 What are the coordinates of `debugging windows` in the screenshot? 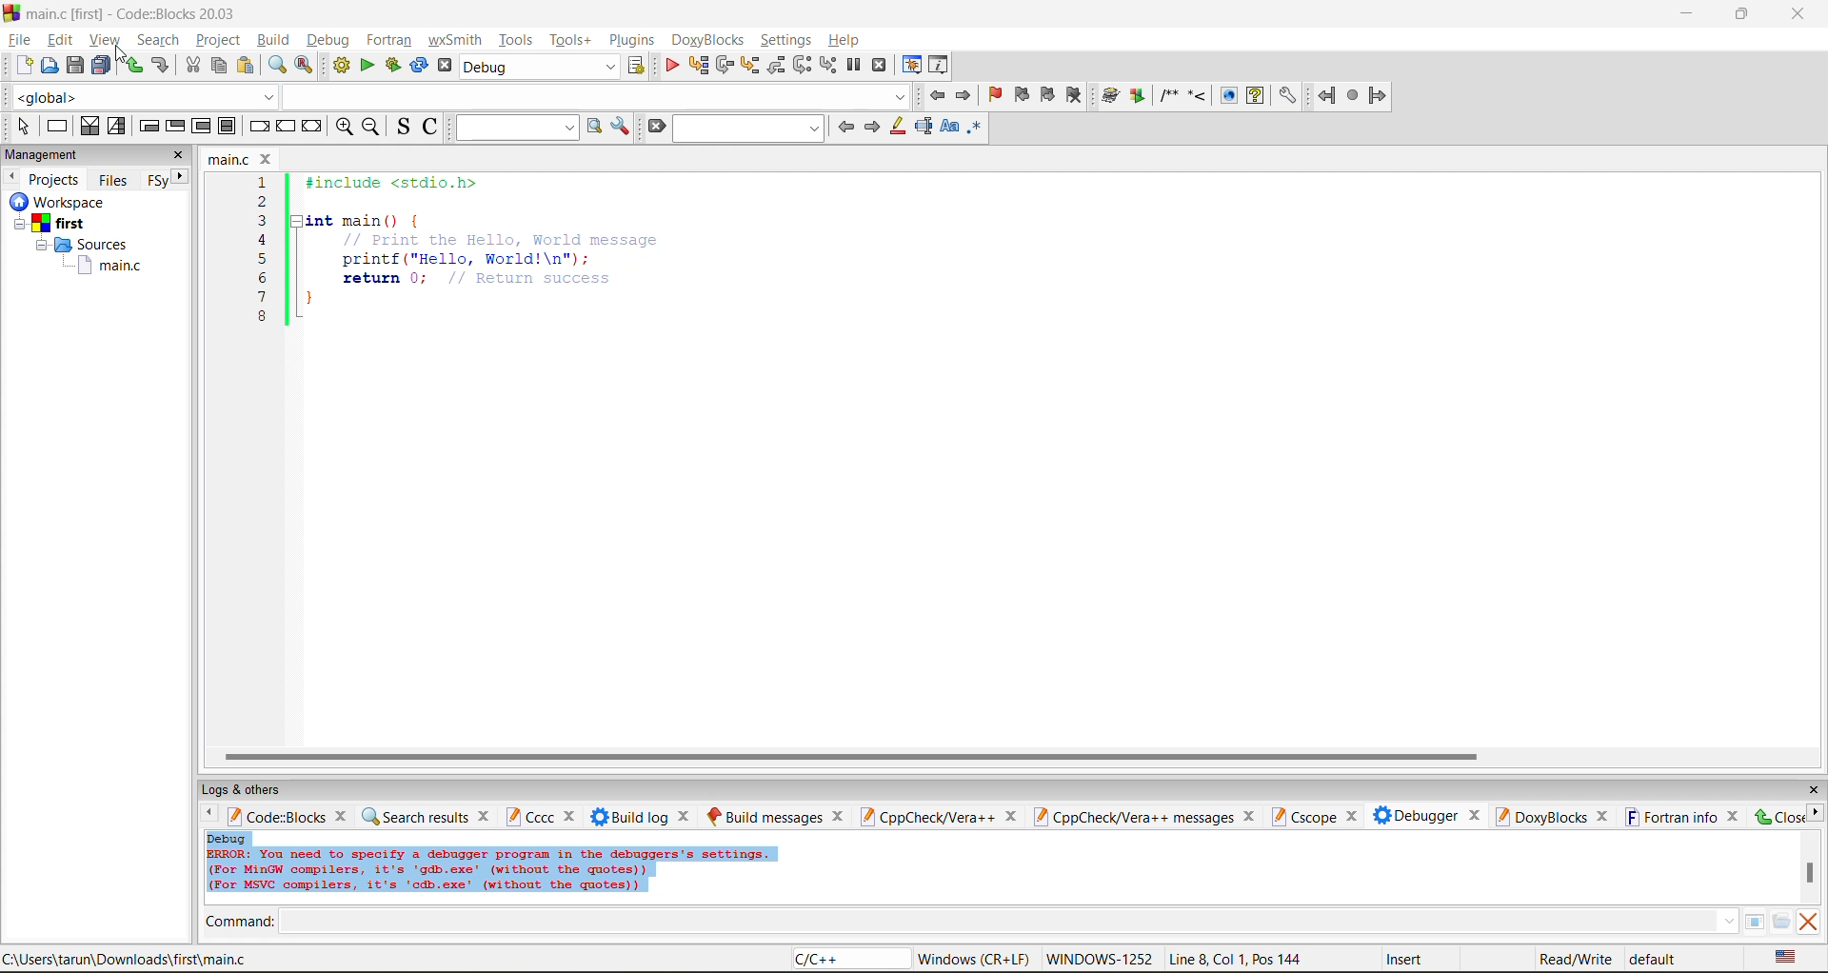 It's located at (912, 66).